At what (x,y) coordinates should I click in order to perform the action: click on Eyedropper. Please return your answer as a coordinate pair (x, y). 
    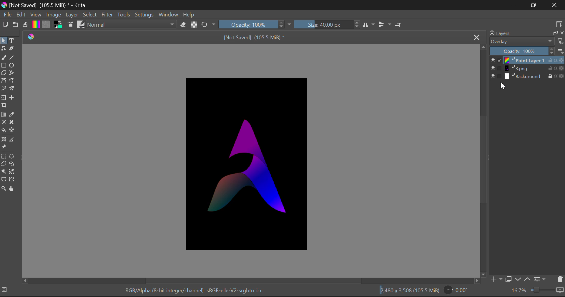
    Looking at the image, I should click on (13, 114).